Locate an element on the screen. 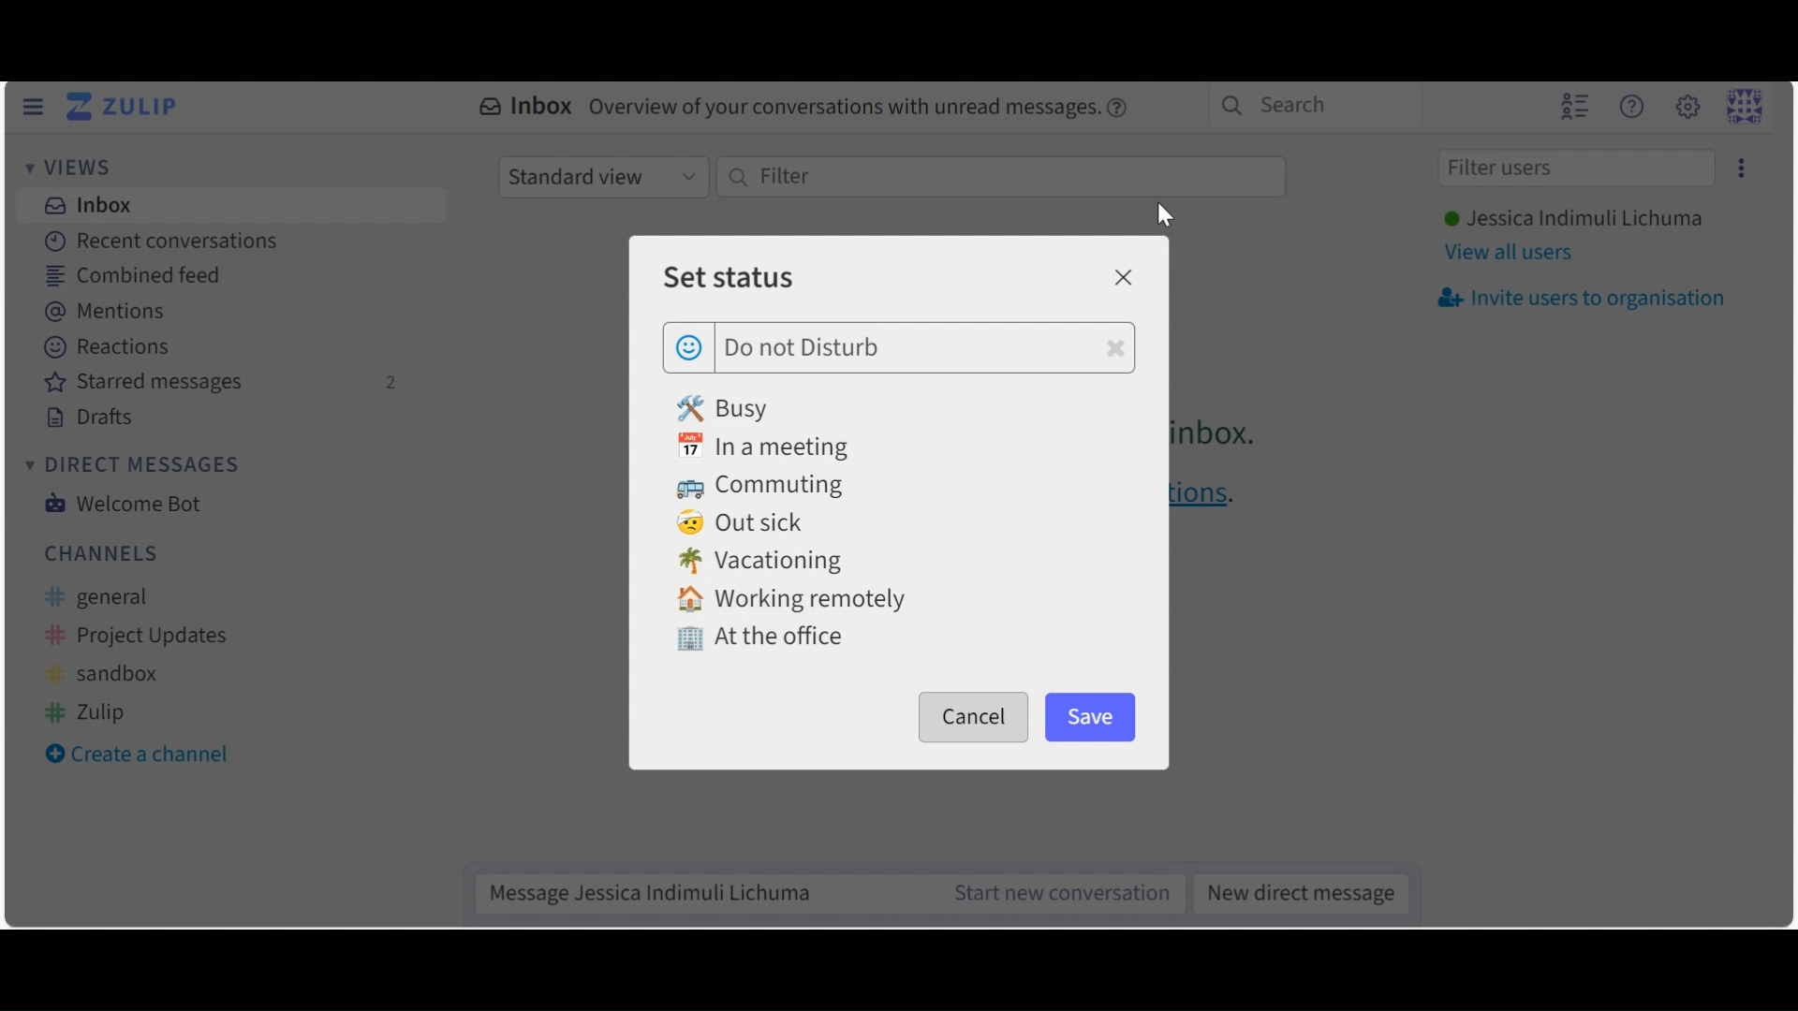 The height and width of the screenshot is (1011, 1798). Reactions is located at coordinates (111, 348).